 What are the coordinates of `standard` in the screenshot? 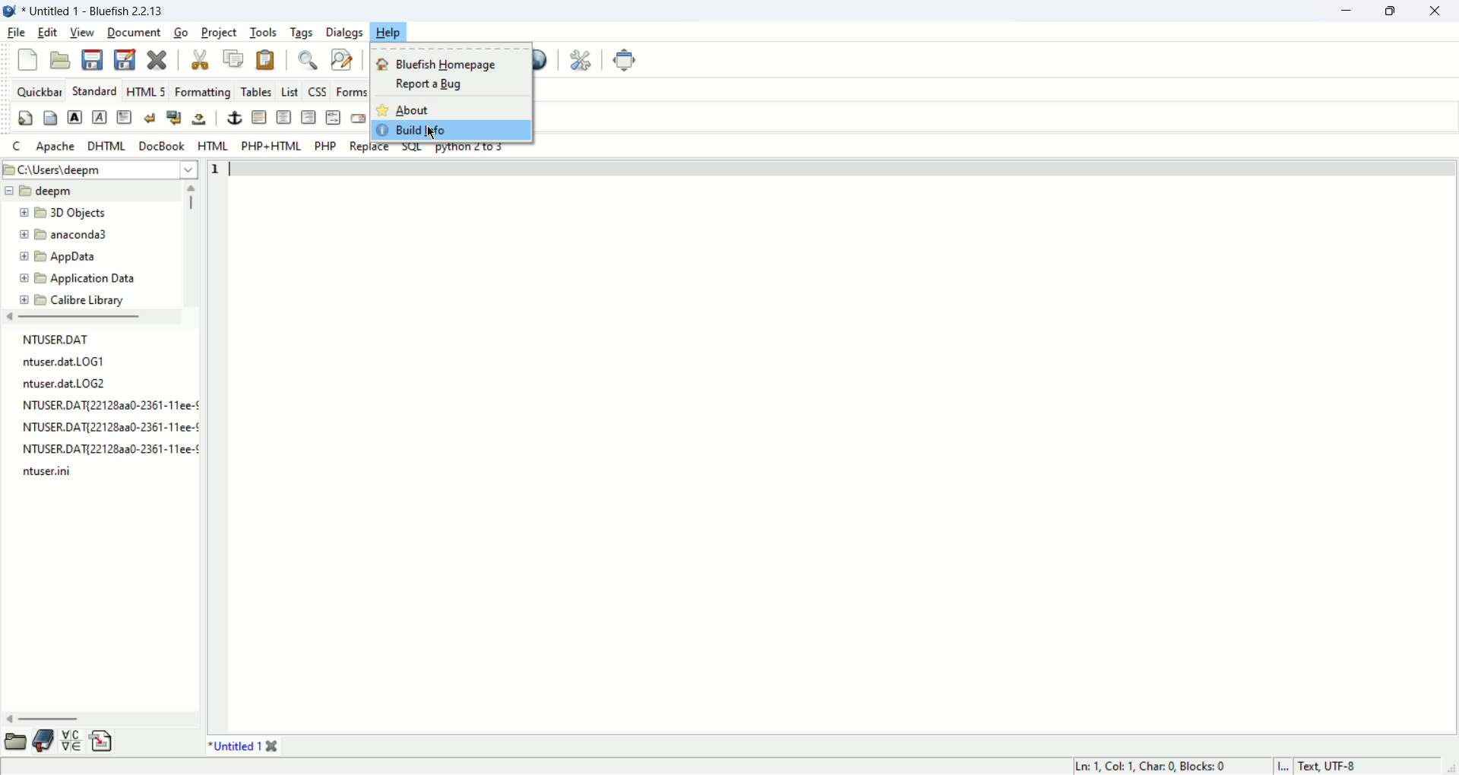 It's located at (94, 91).